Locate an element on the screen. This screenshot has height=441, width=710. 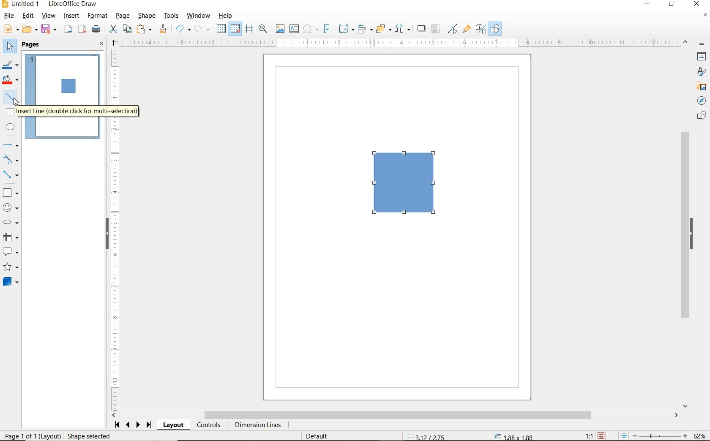
LINES AND ARROWS is located at coordinates (11, 145).